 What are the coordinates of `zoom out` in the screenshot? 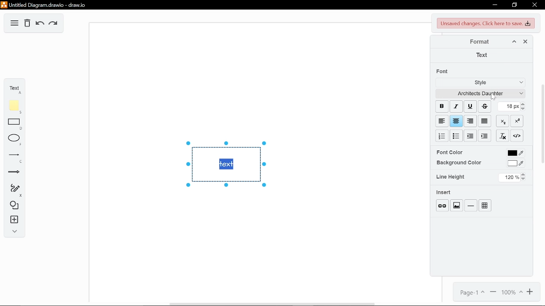 It's located at (493, 292).